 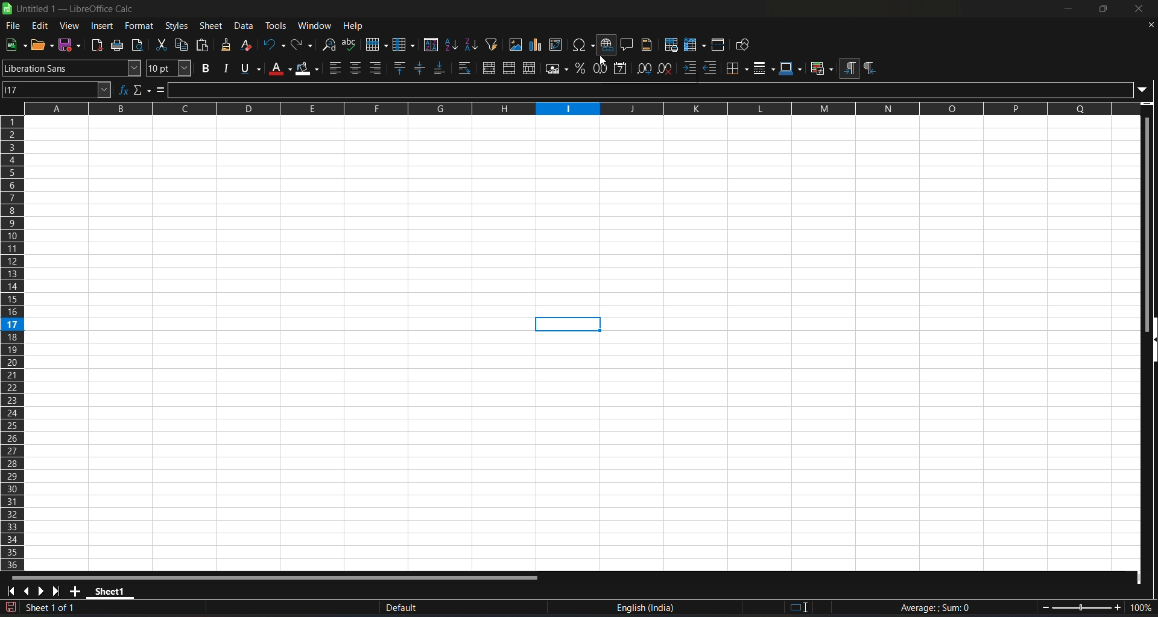 What do you see at coordinates (275, 25) in the screenshot?
I see `tools` at bounding box center [275, 25].